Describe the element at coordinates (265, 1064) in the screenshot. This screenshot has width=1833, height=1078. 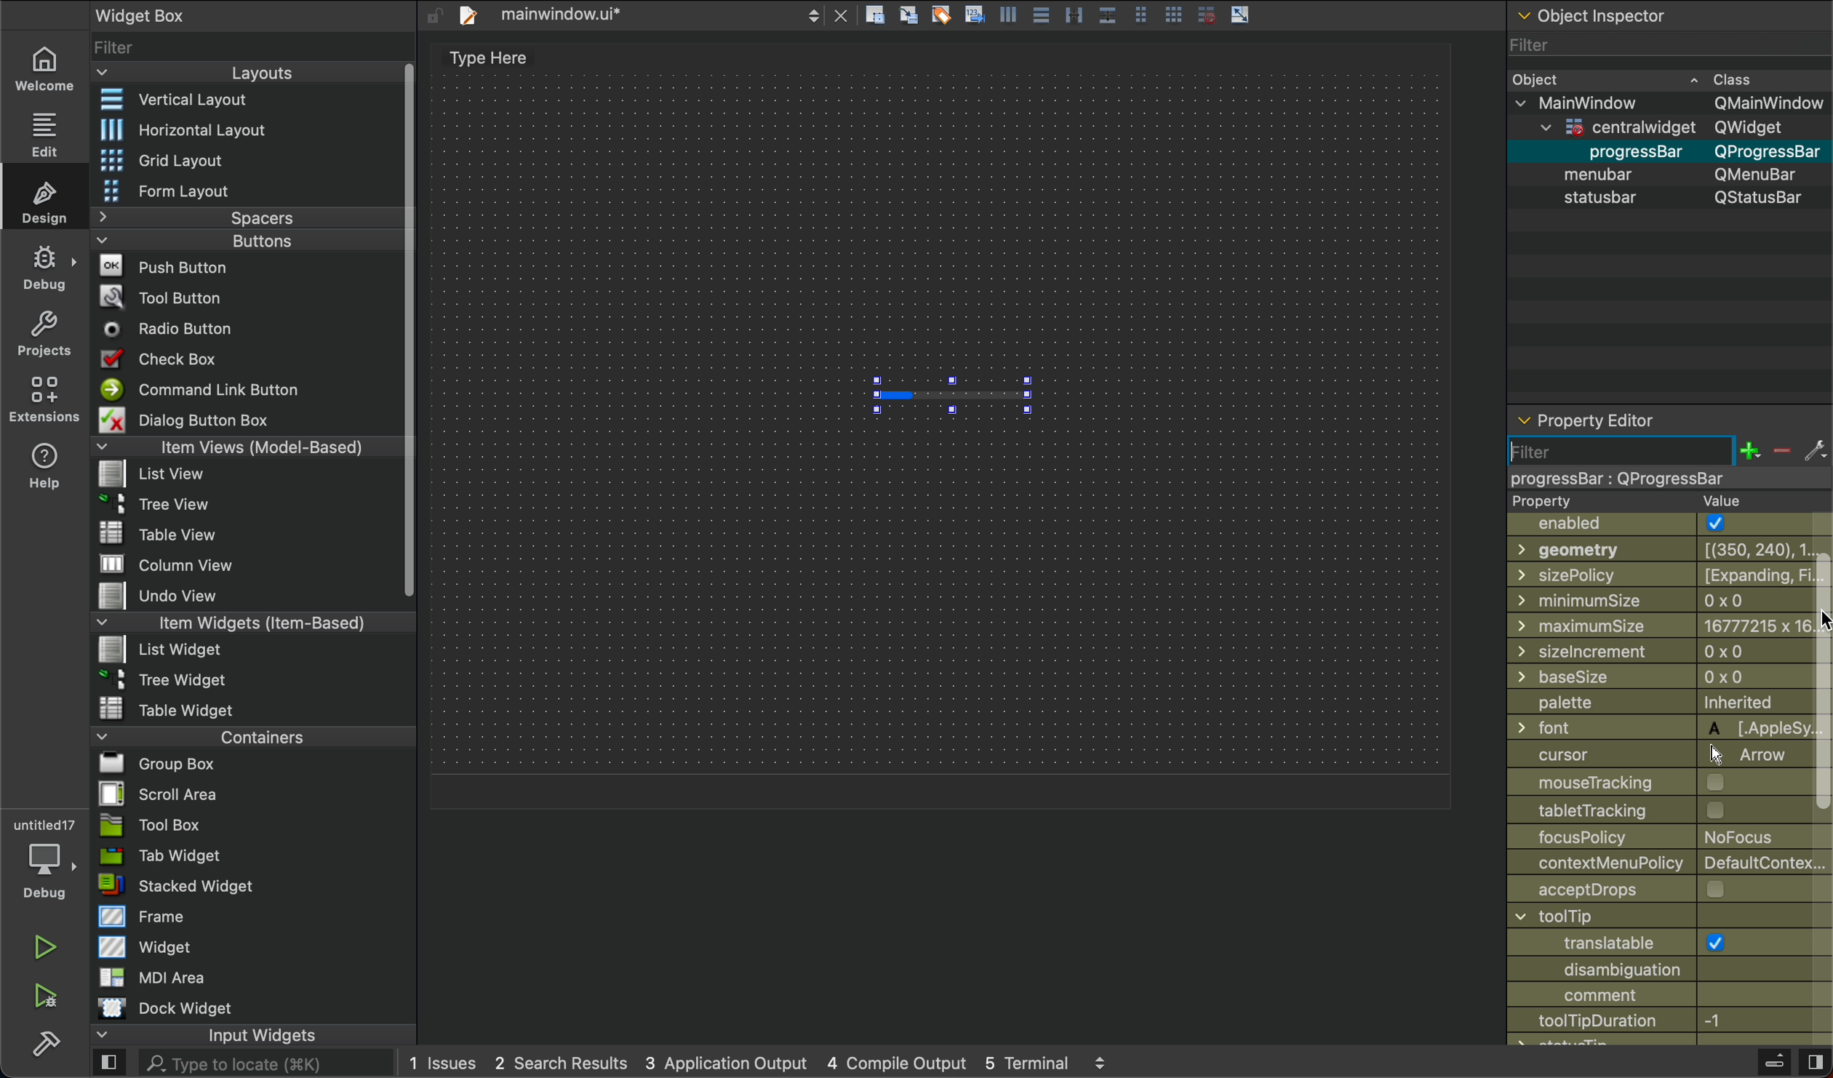
I see `search here` at that location.